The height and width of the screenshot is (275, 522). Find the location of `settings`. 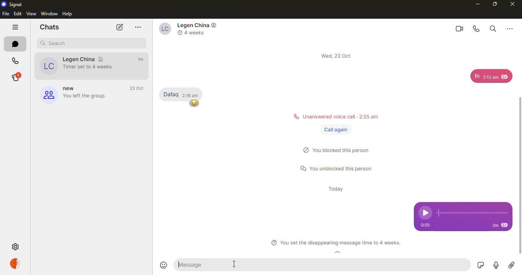

settings is located at coordinates (16, 247).